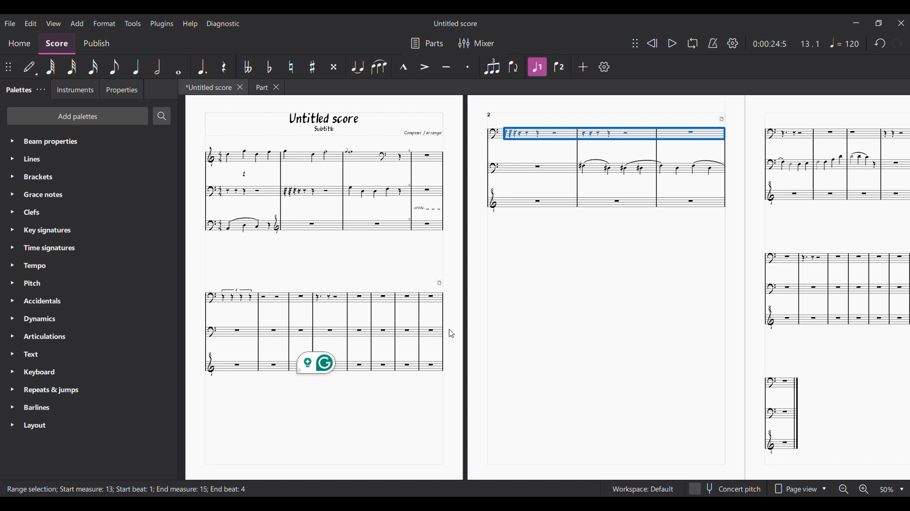 Image resolution: width=910 pixels, height=511 pixels. Describe the element at coordinates (225, 67) in the screenshot. I see `Rest` at that location.